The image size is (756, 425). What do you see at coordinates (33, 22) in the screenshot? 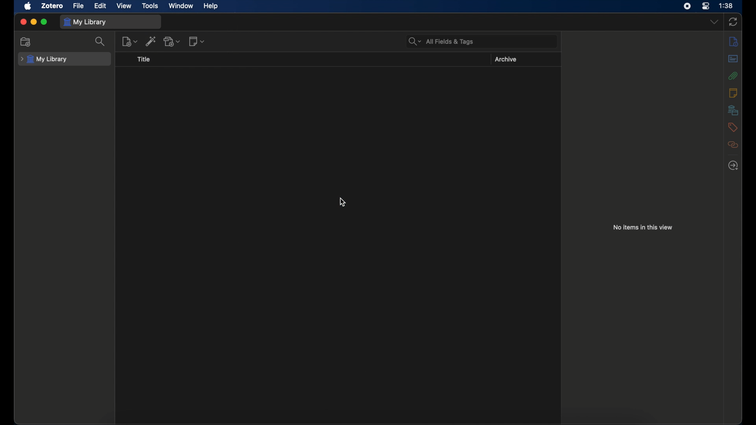
I see `minimize` at bounding box center [33, 22].